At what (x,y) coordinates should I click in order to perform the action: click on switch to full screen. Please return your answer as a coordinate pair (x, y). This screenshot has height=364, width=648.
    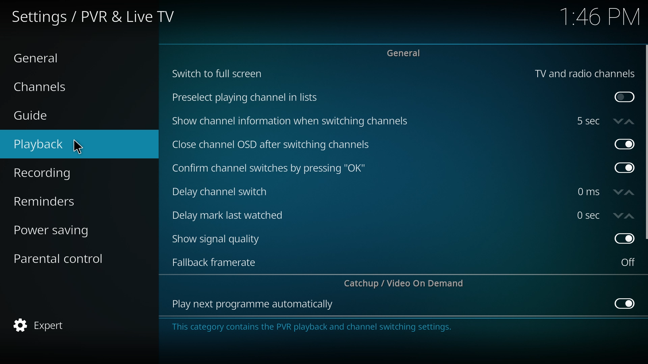
    Looking at the image, I should click on (218, 73).